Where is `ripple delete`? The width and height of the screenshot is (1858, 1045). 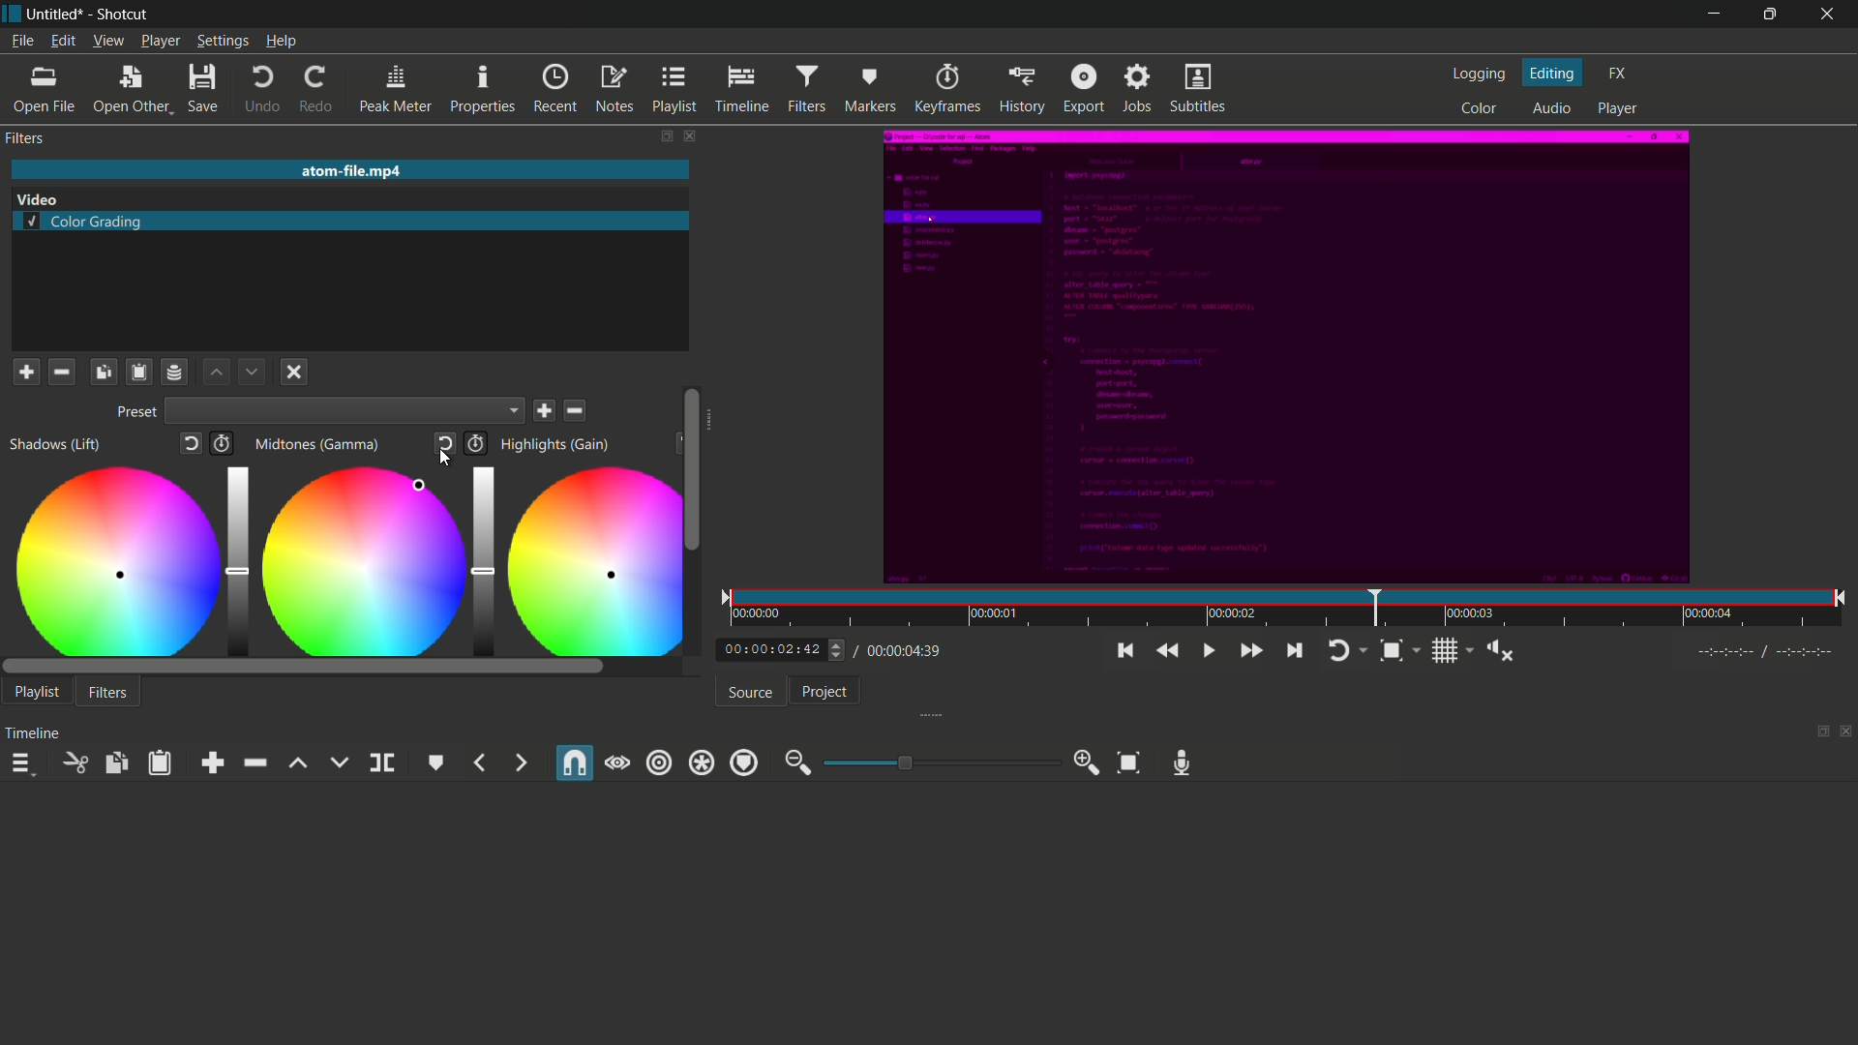 ripple delete is located at coordinates (254, 762).